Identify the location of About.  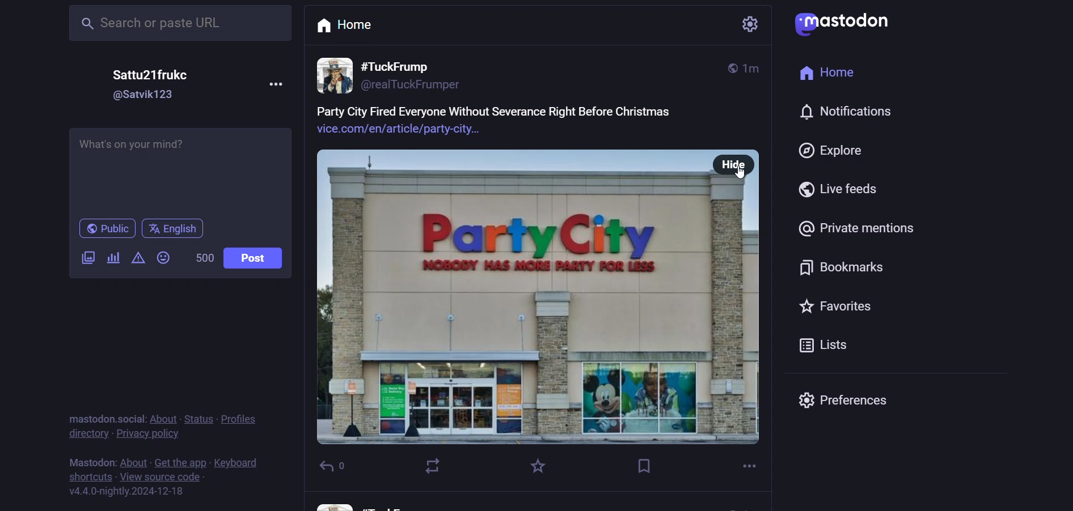
(162, 416).